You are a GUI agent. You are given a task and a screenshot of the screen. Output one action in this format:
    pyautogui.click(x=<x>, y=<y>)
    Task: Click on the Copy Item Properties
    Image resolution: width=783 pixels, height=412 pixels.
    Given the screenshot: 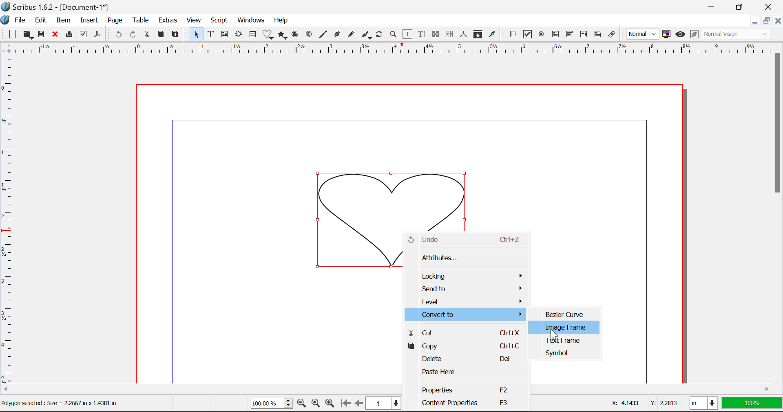 What is the action you would take?
    pyautogui.click(x=480, y=35)
    